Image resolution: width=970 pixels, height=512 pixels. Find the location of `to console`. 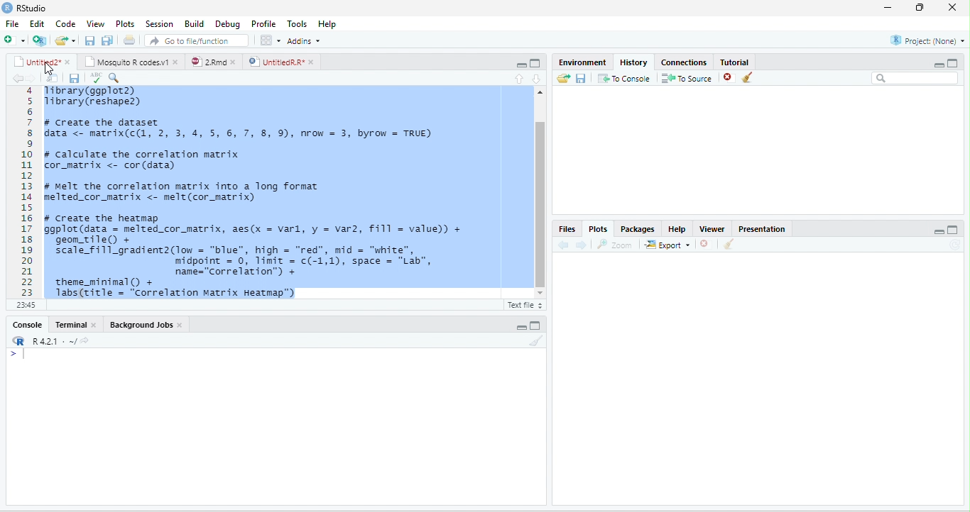

to console is located at coordinates (625, 79).